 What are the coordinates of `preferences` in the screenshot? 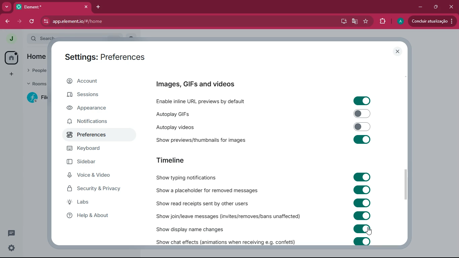 It's located at (88, 135).